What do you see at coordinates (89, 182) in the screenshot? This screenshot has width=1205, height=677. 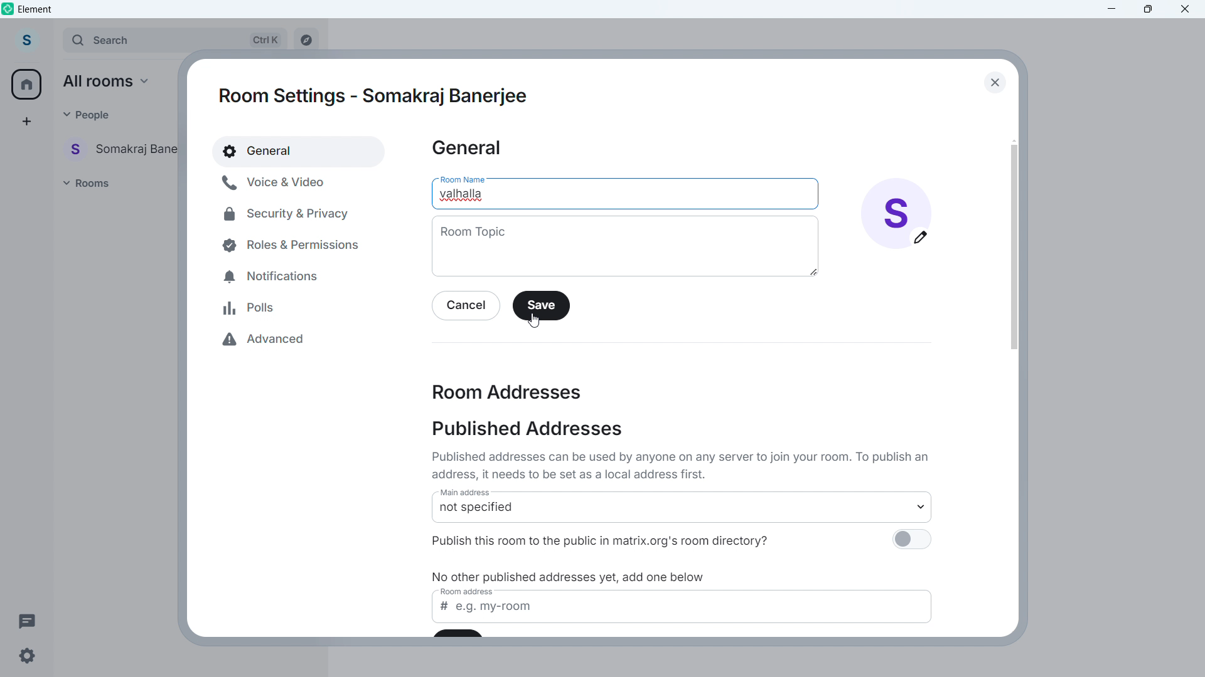 I see `Rooms ` at bounding box center [89, 182].